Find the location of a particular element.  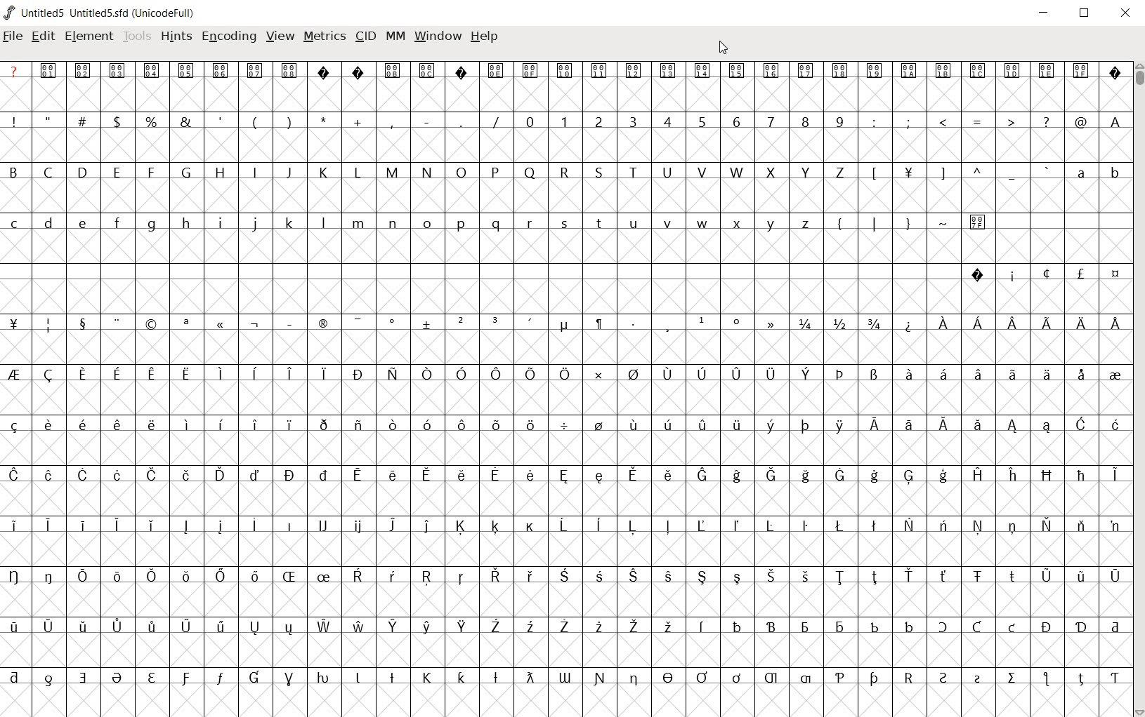

Symbol is located at coordinates (1115, 476).